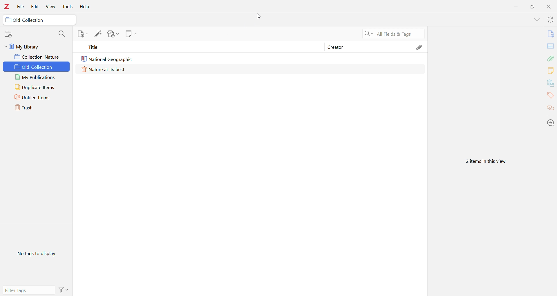 The height and width of the screenshot is (296, 557). What do you see at coordinates (551, 46) in the screenshot?
I see `Abstract` at bounding box center [551, 46].